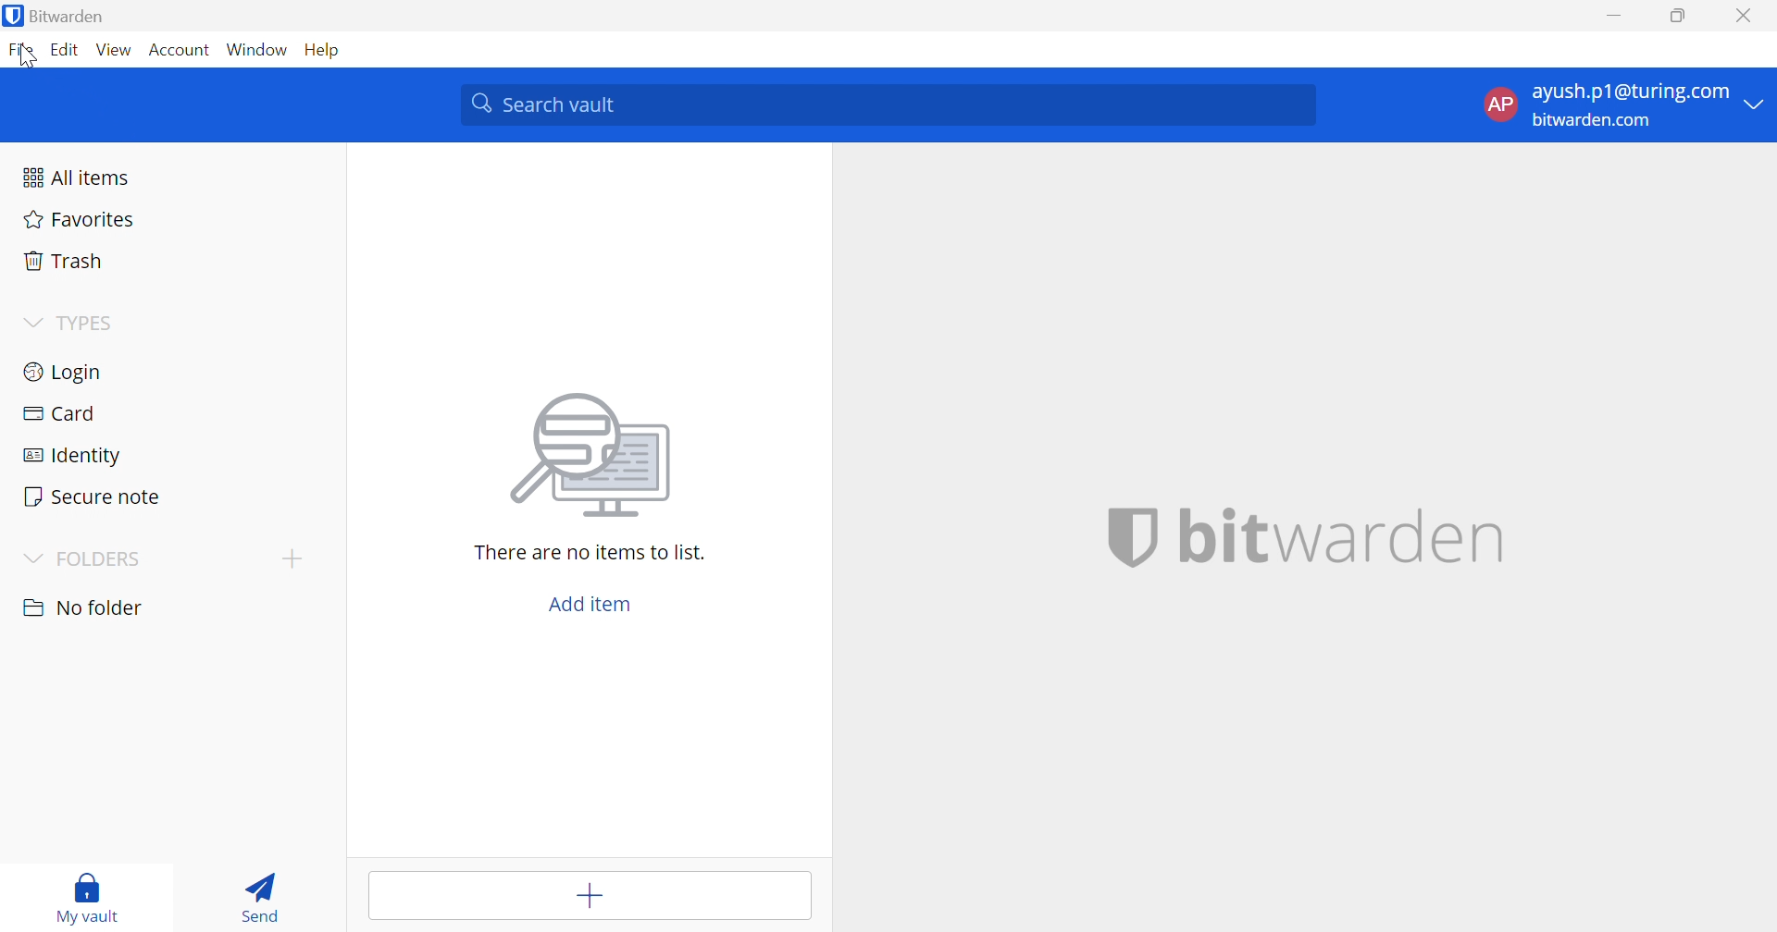 Image resolution: width=1777 pixels, height=932 pixels. Describe the element at coordinates (1618, 15) in the screenshot. I see `Minimize` at that location.